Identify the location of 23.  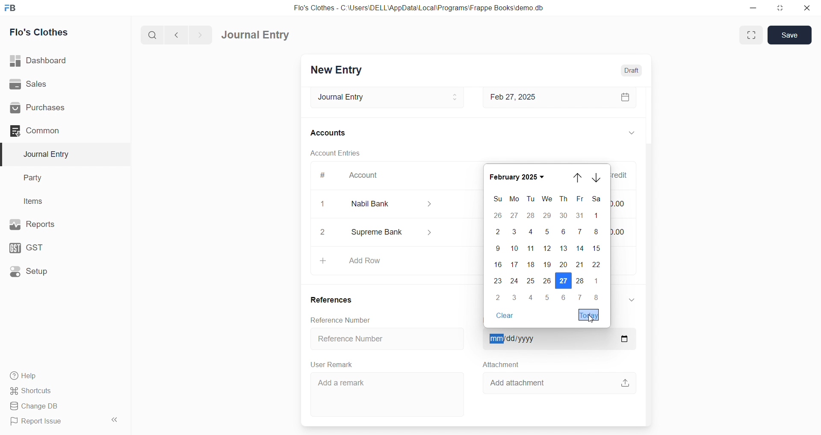
(497, 281).